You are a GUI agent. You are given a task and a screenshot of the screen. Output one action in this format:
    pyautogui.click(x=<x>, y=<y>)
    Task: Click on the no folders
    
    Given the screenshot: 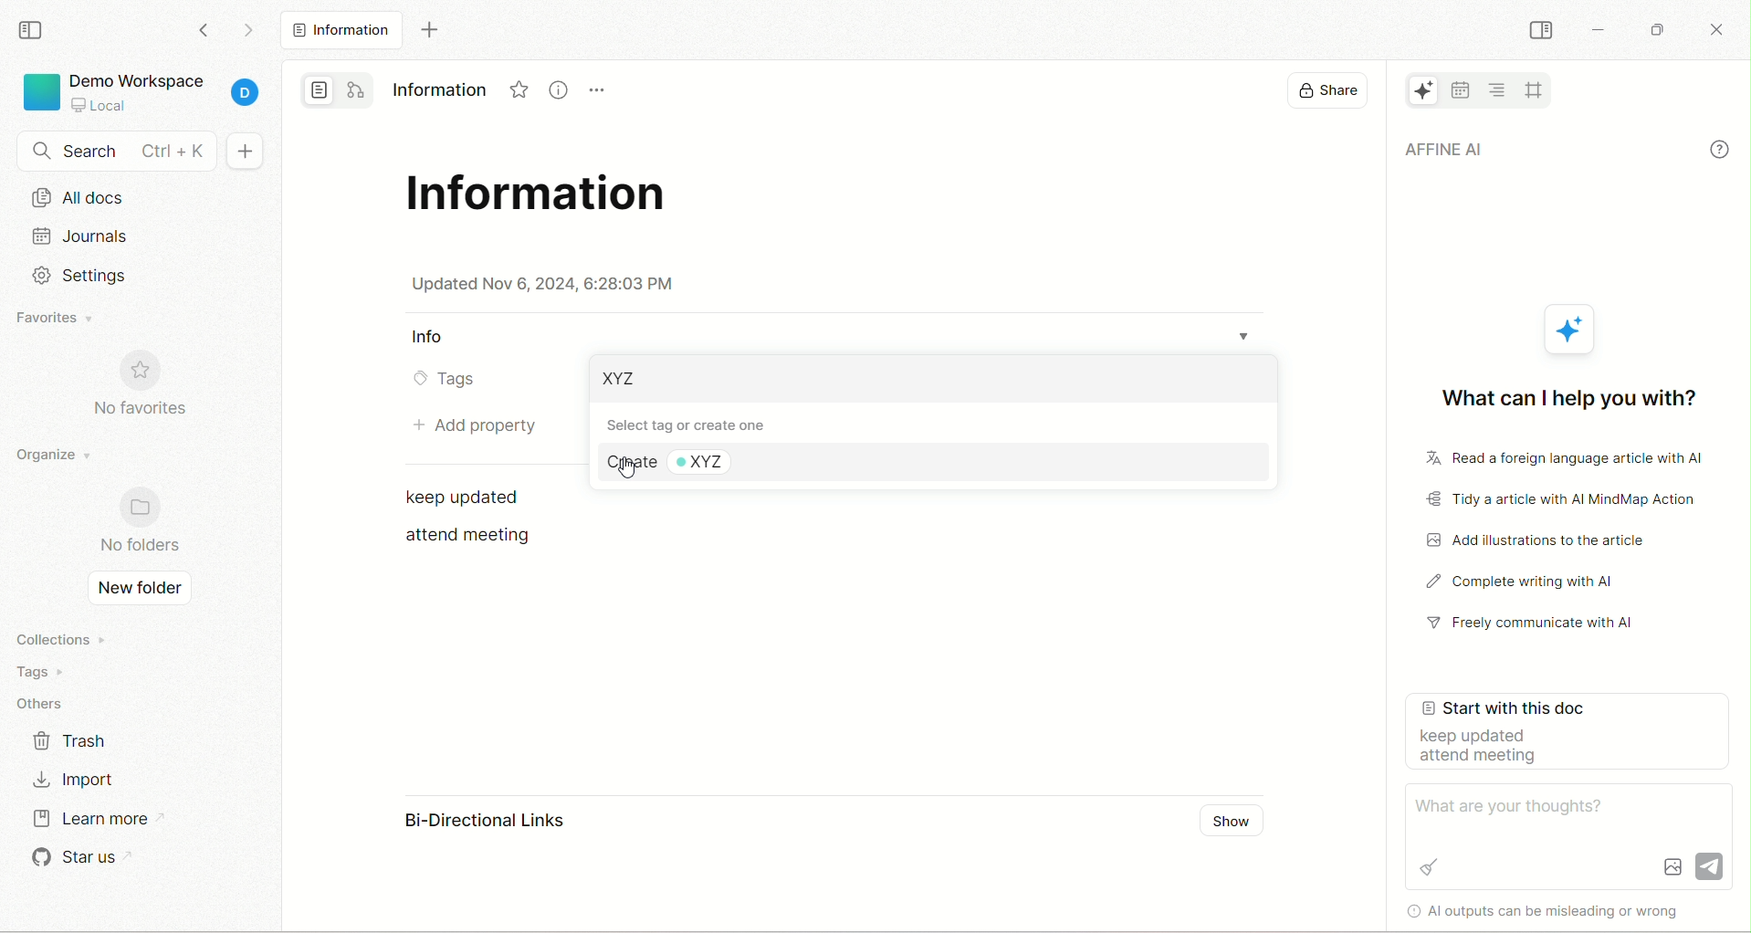 What is the action you would take?
    pyautogui.click(x=138, y=524)
    